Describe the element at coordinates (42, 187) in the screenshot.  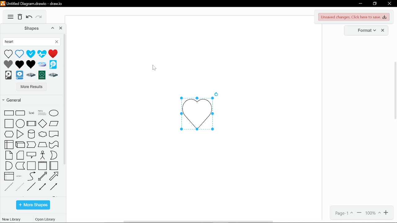
I see `bidirectional connector` at that location.